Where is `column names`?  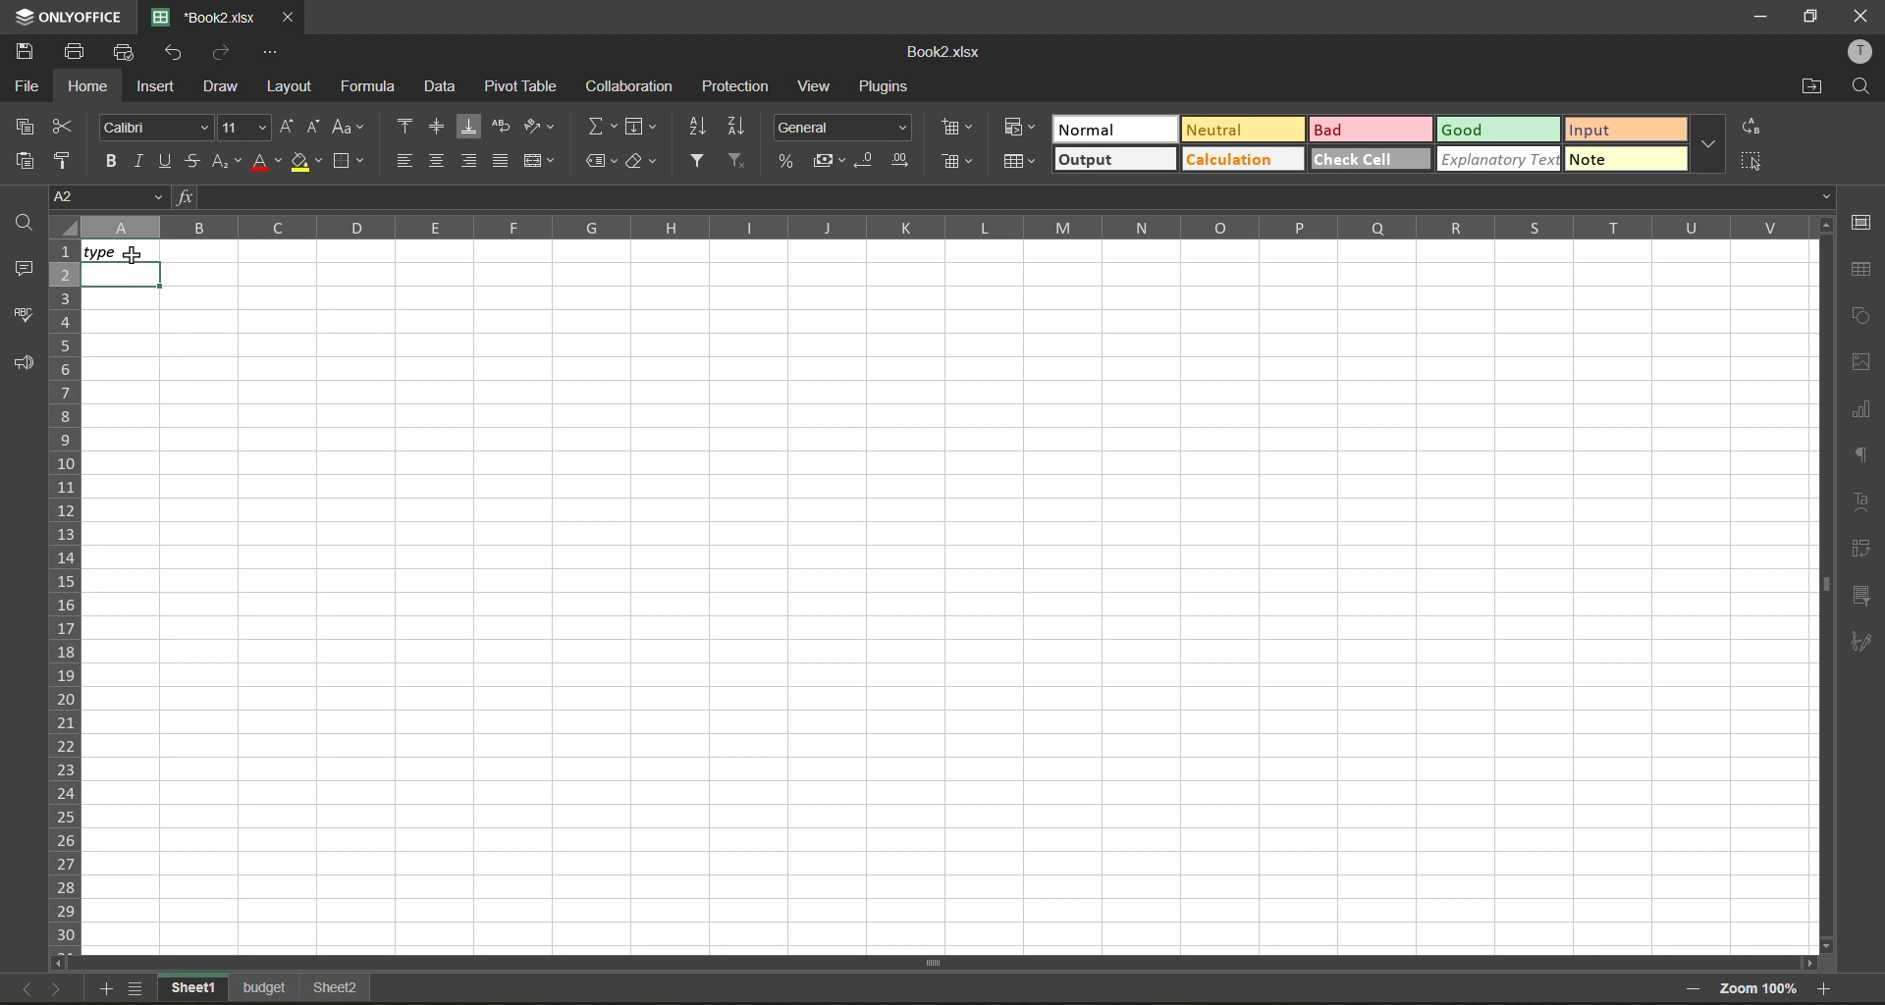 column names is located at coordinates (937, 225).